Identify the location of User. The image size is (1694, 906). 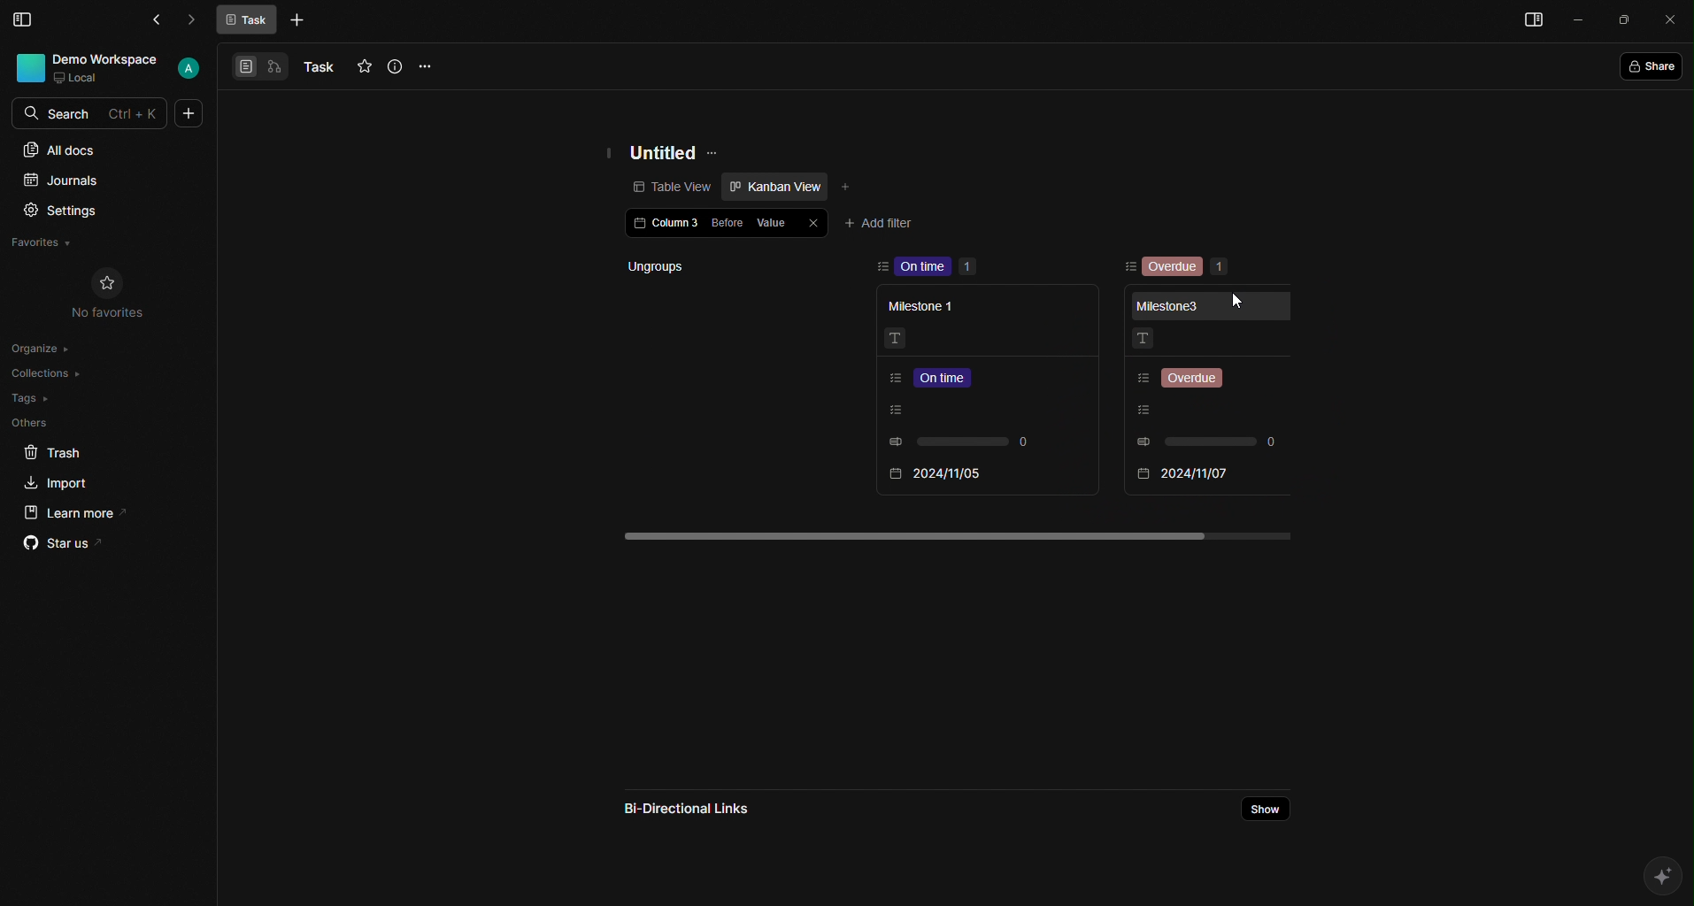
(107, 68).